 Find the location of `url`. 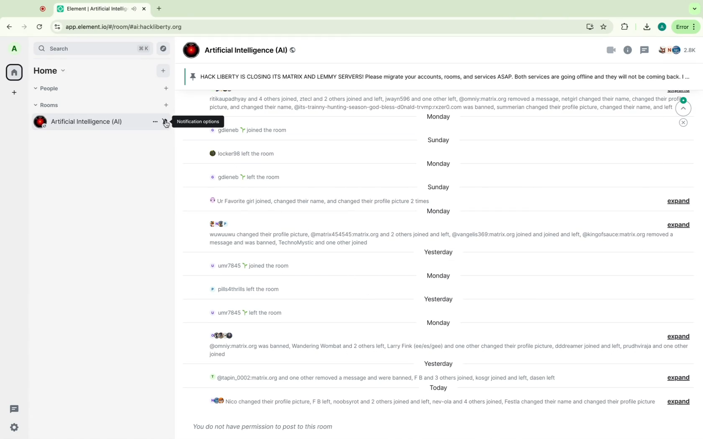

url is located at coordinates (132, 27).